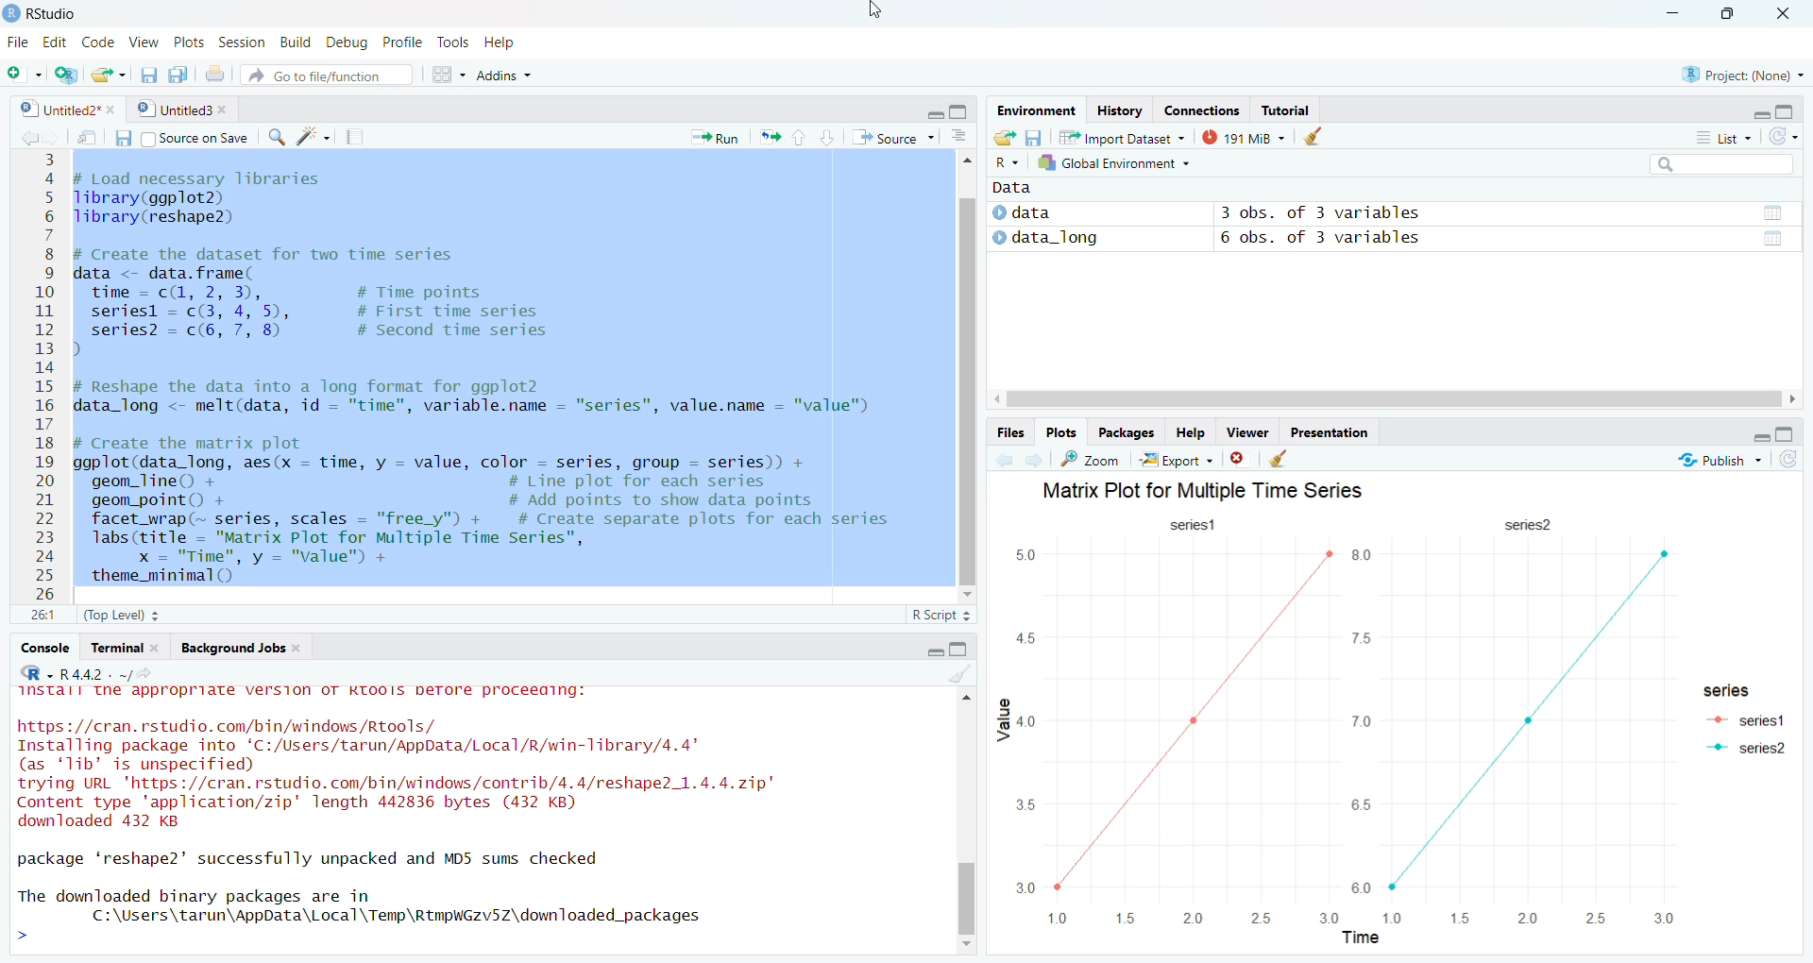 The width and height of the screenshot is (1813, 963). What do you see at coordinates (1005, 162) in the screenshot?
I see `R` at bounding box center [1005, 162].